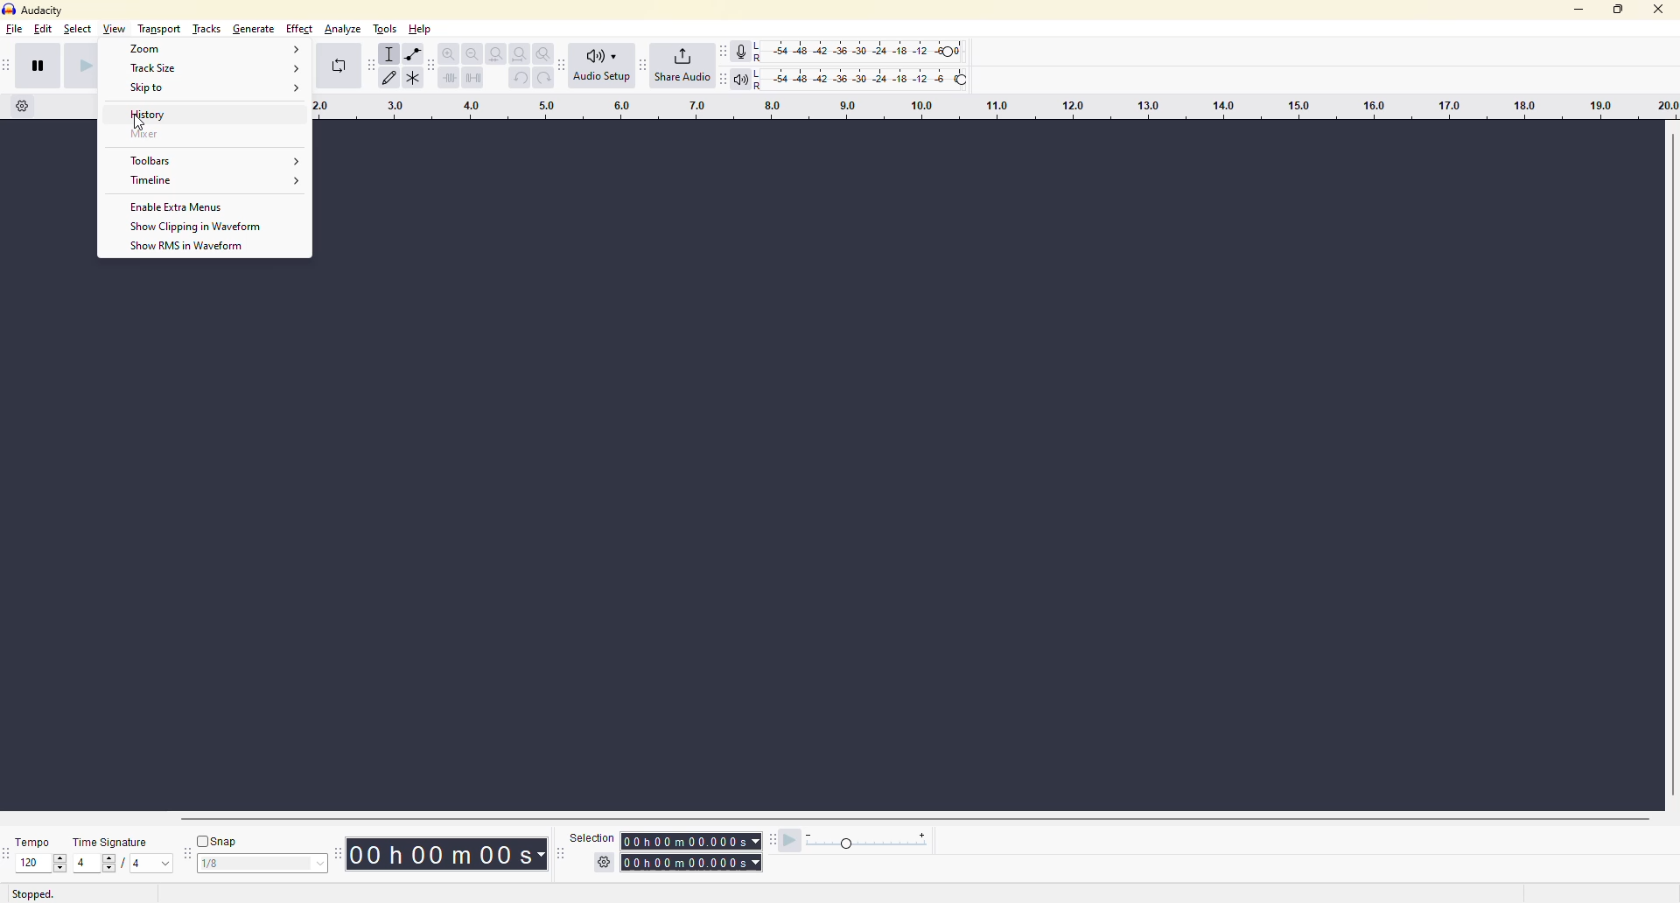  I want to click on audacity, so click(38, 10).